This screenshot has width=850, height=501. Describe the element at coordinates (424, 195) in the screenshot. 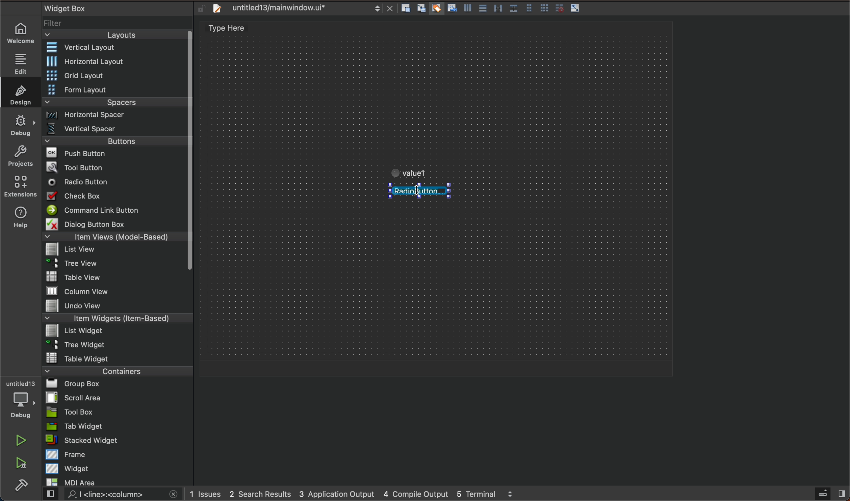

I see `start typing` at that location.